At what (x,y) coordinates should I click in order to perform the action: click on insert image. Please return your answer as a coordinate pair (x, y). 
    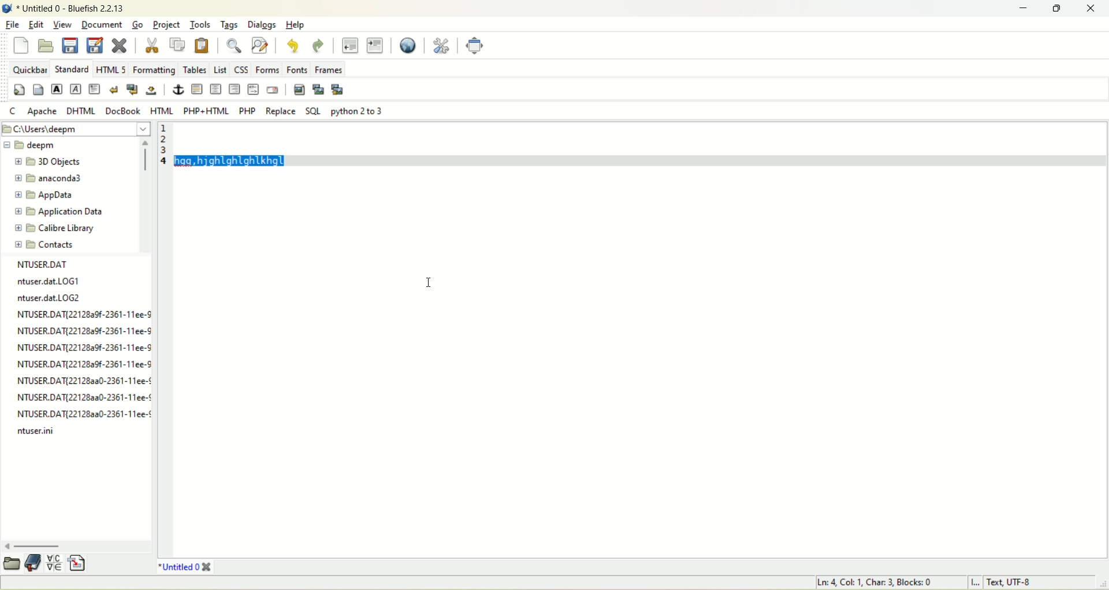
    Looking at the image, I should click on (299, 90).